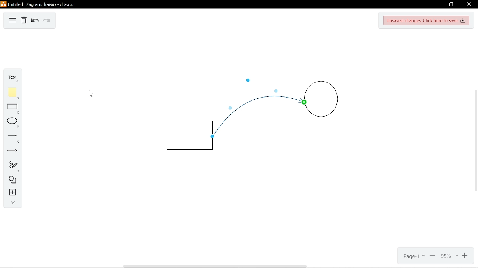 Image resolution: width=478 pixels, height=268 pixels. I want to click on Undo, so click(34, 21).